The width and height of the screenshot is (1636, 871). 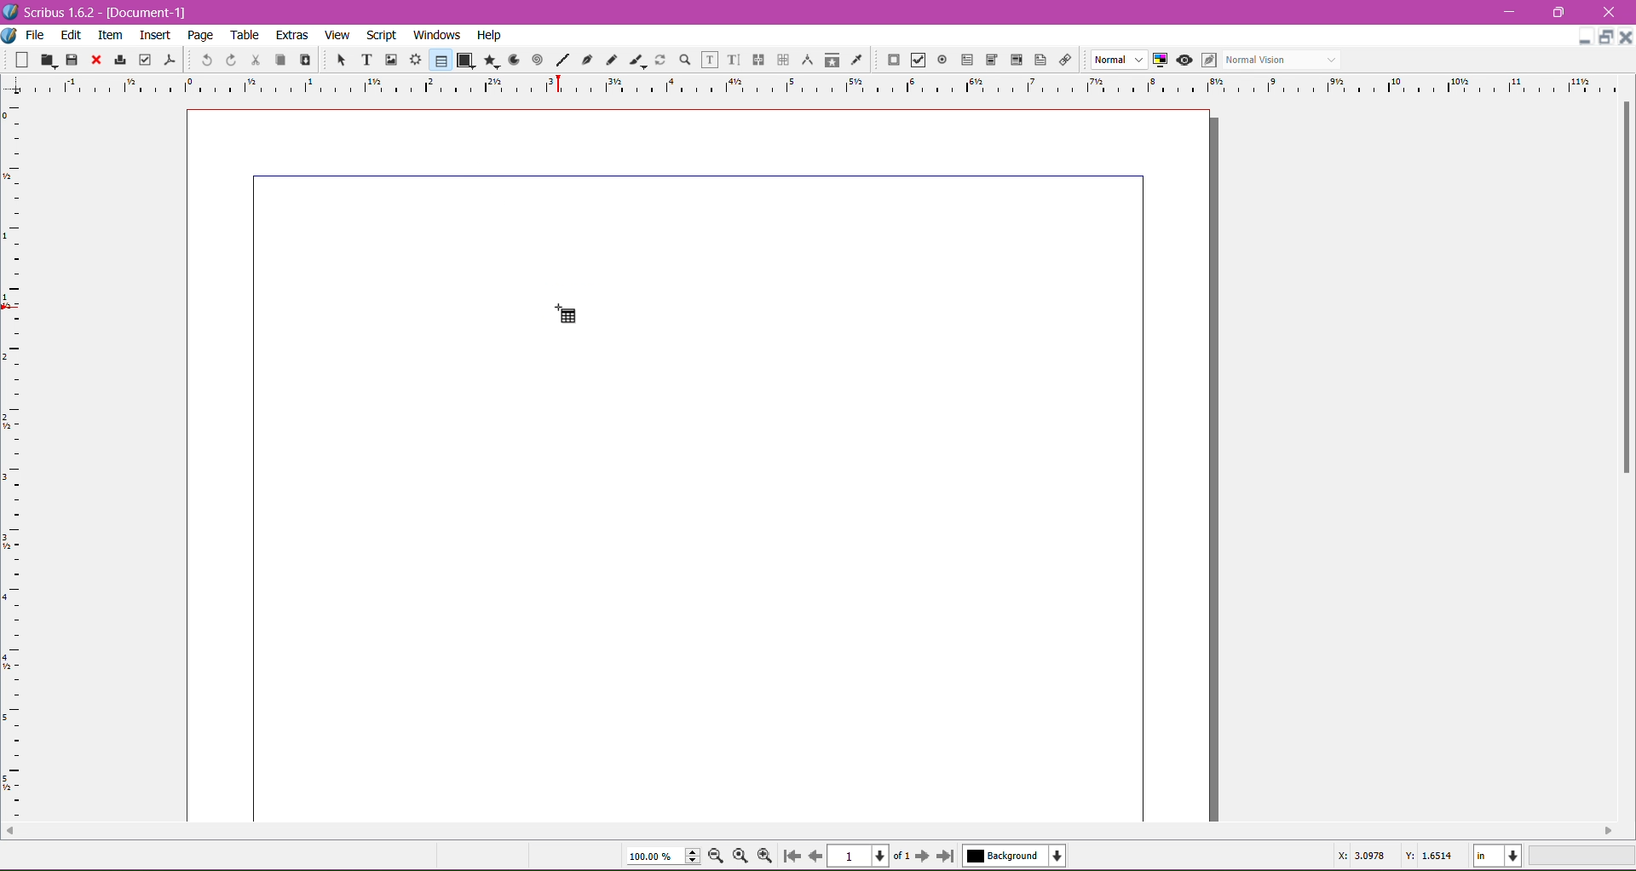 I want to click on Calligraphic Line, so click(x=637, y=58).